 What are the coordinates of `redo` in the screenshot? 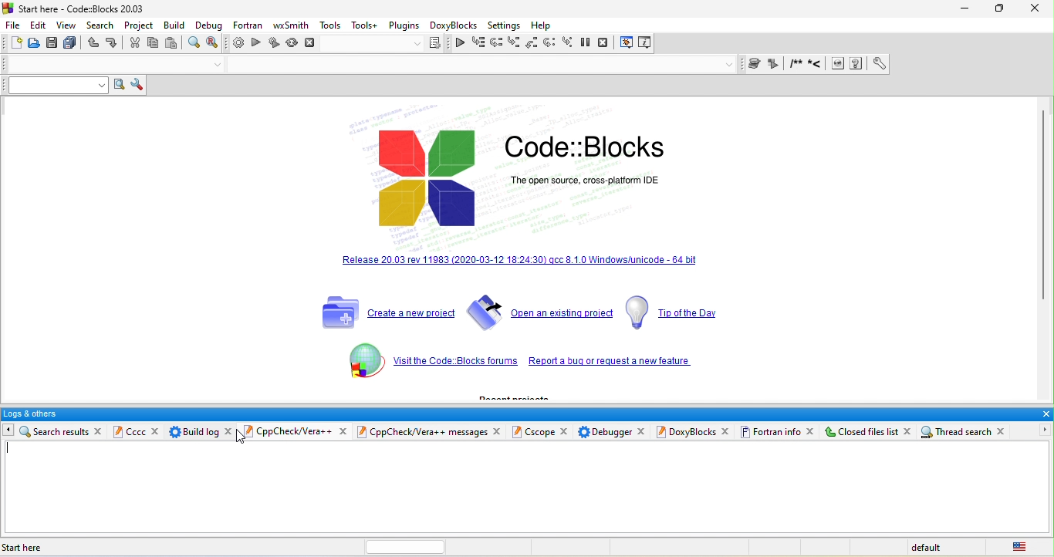 It's located at (114, 43).